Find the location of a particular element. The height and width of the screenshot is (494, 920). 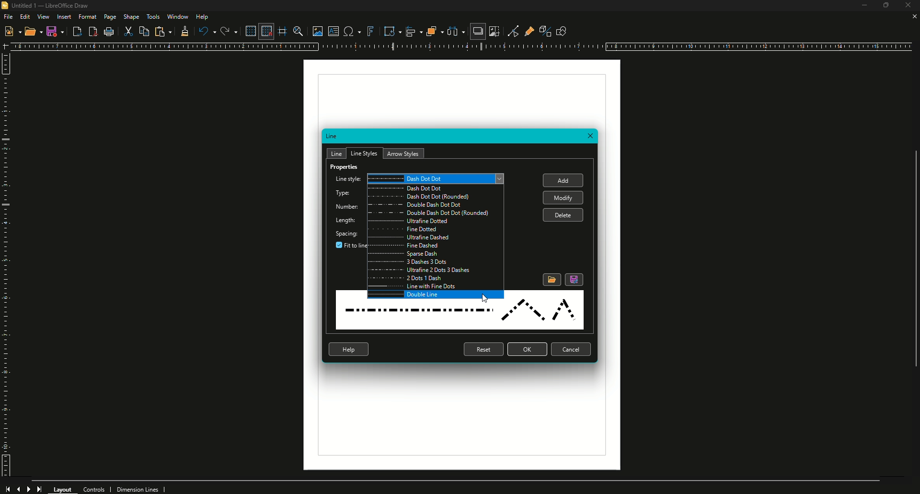

Shadow is located at coordinates (477, 32).